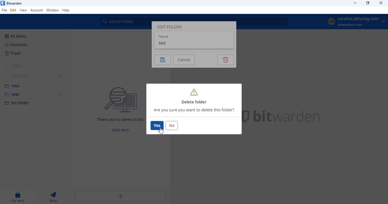 This screenshot has width=388, height=204. What do you see at coordinates (194, 96) in the screenshot?
I see `delete folder` at bounding box center [194, 96].